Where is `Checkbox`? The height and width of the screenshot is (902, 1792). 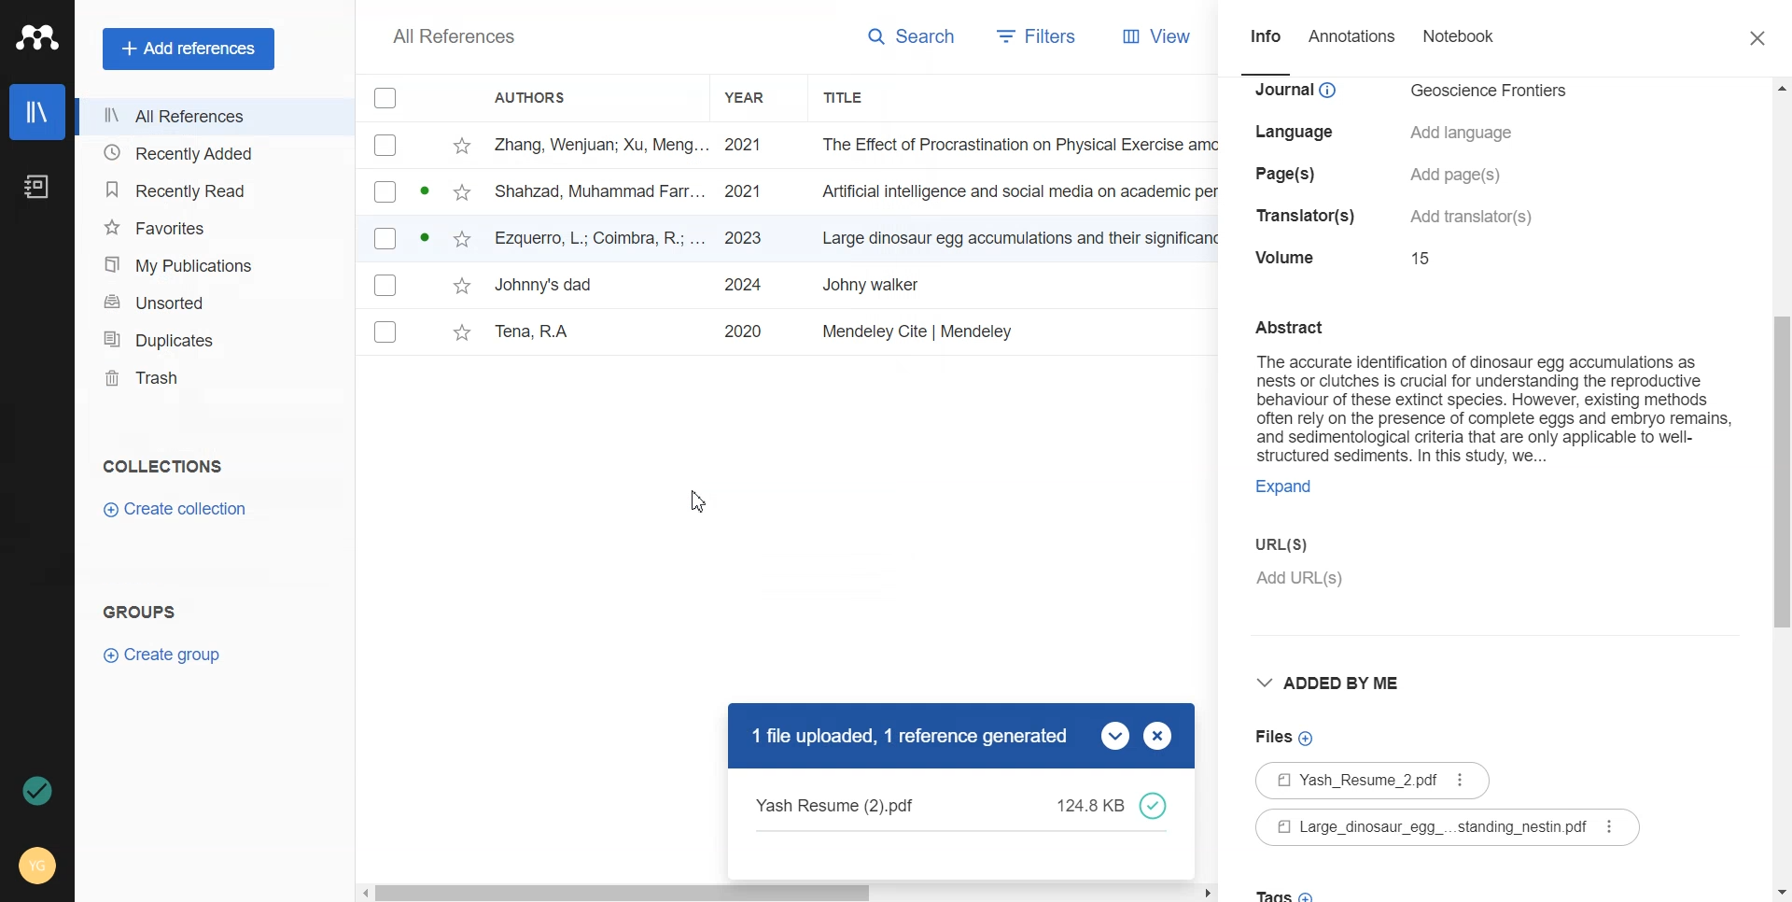 Checkbox is located at coordinates (386, 331).